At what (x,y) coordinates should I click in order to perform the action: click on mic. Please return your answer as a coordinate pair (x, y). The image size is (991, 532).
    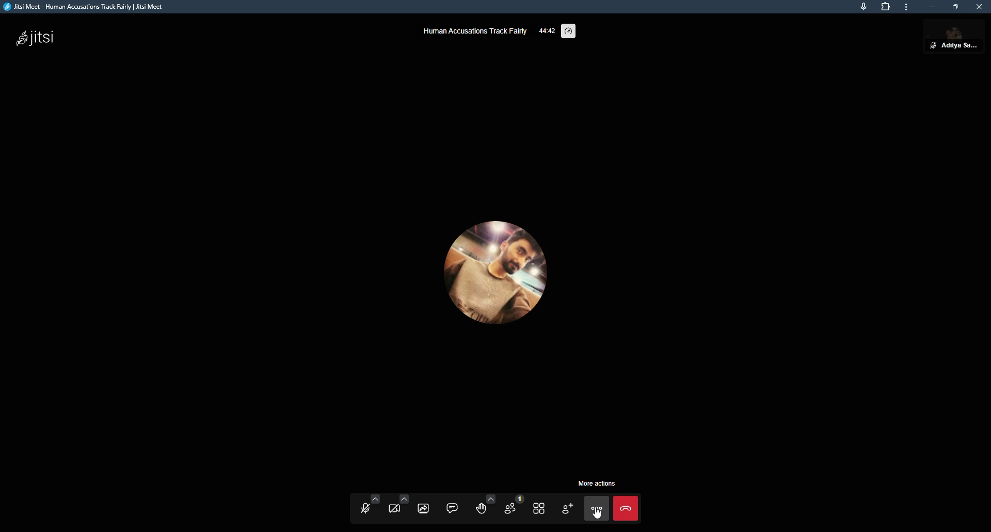
    Looking at the image, I should click on (863, 5).